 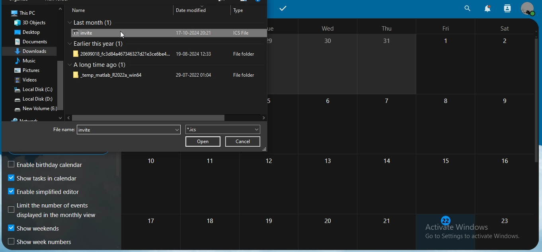 I want to click on scrollbar, so click(x=165, y=118).